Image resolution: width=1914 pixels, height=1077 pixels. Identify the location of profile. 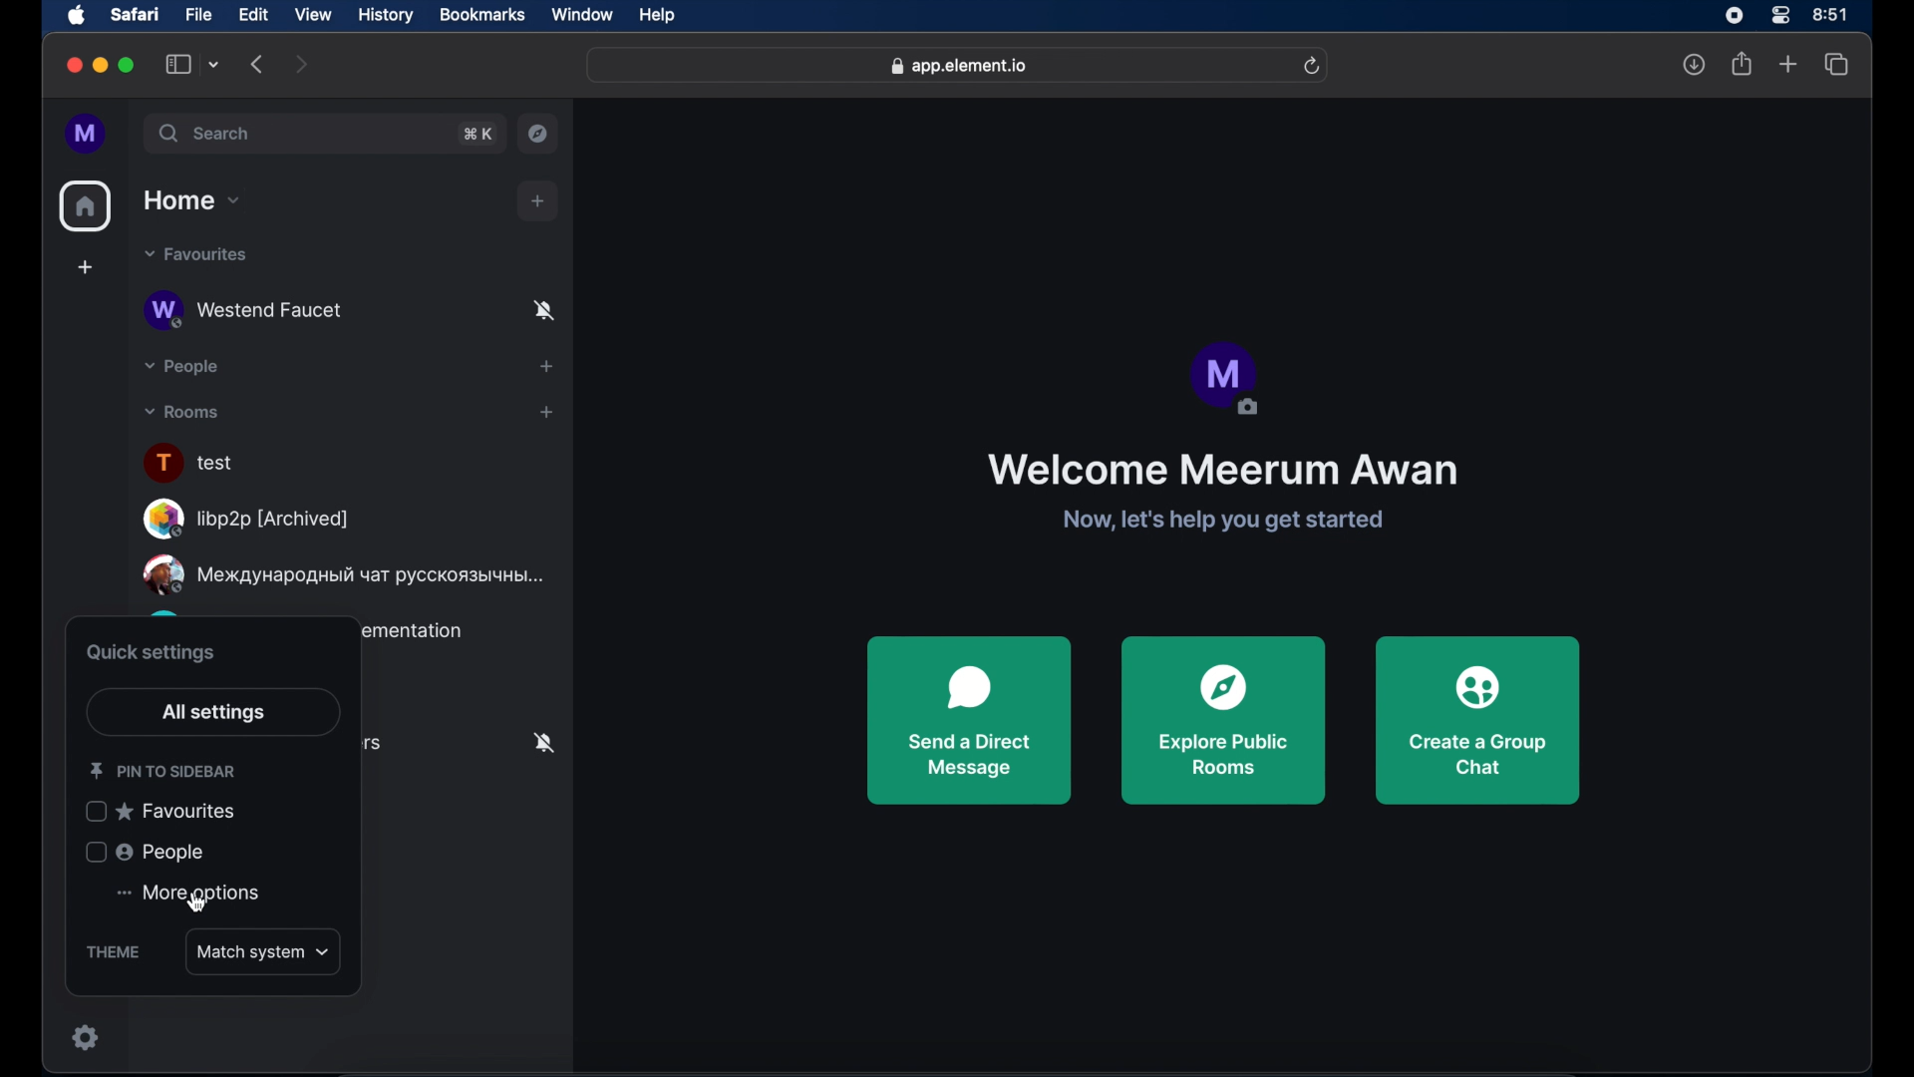
(84, 135).